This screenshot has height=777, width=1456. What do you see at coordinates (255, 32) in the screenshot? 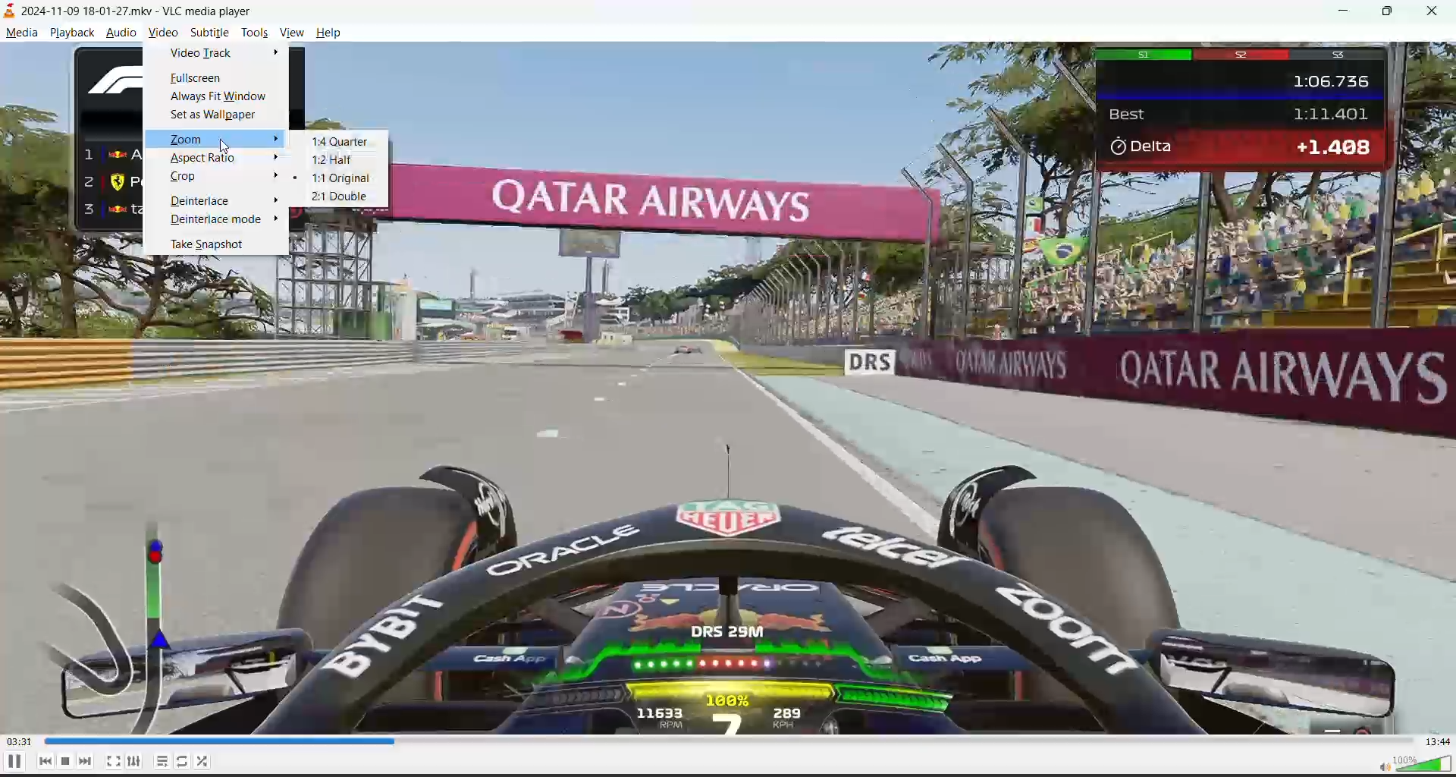
I see `tools` at bounding box center [255, 32].